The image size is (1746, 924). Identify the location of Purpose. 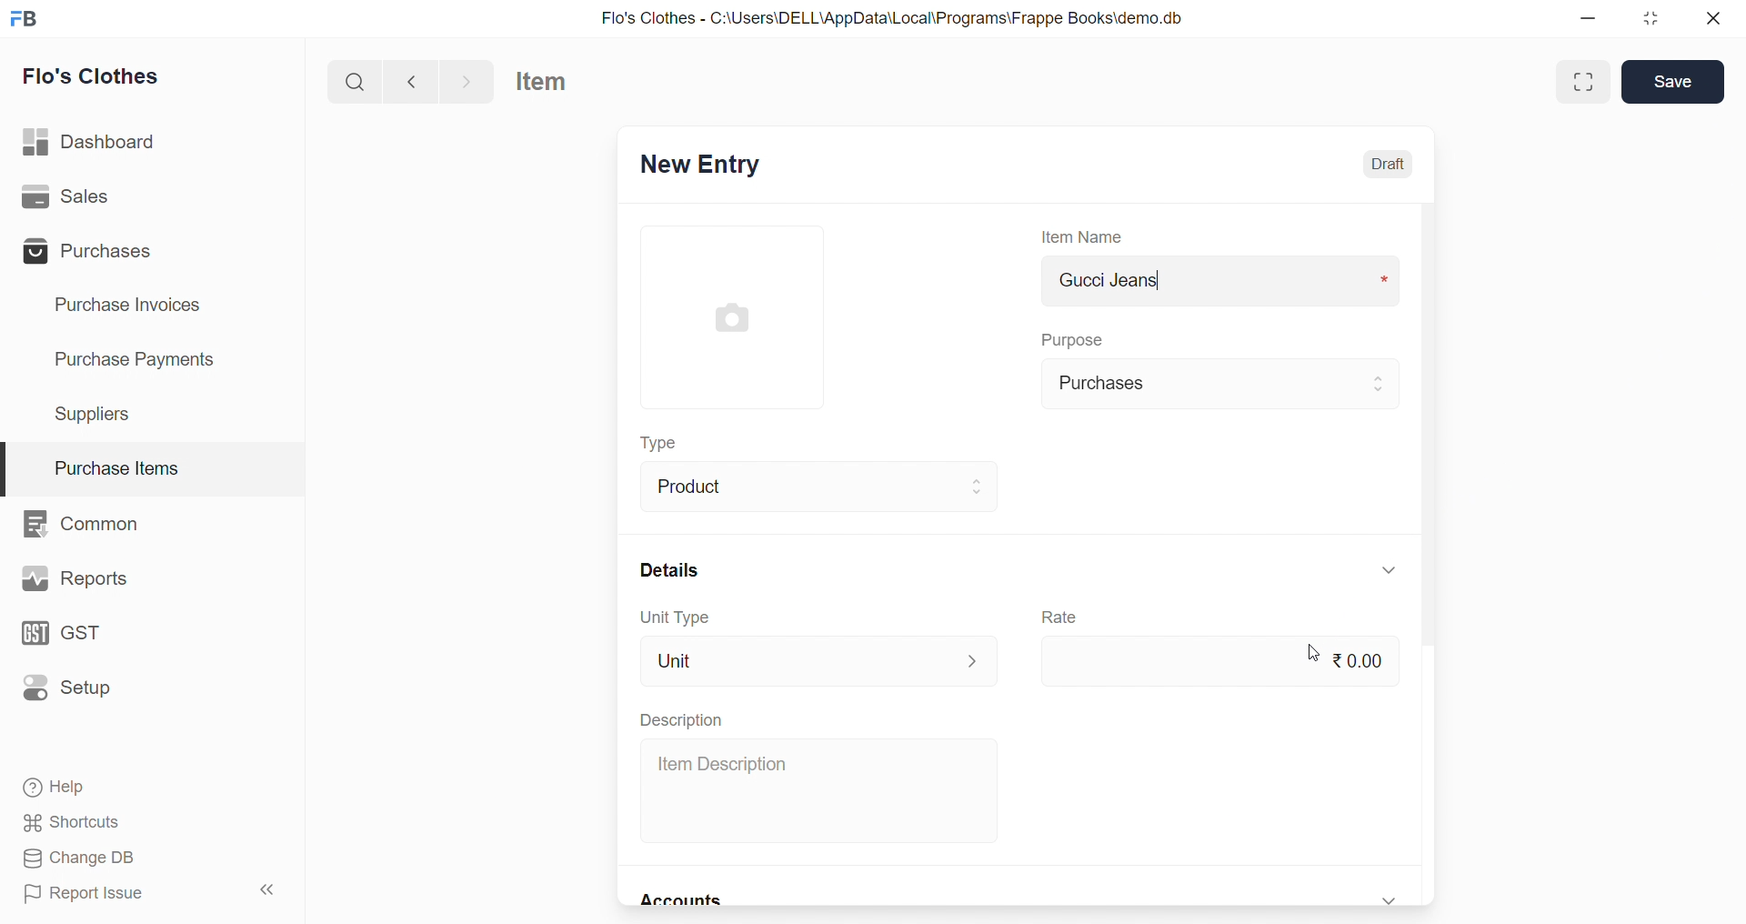
(1076, 337).